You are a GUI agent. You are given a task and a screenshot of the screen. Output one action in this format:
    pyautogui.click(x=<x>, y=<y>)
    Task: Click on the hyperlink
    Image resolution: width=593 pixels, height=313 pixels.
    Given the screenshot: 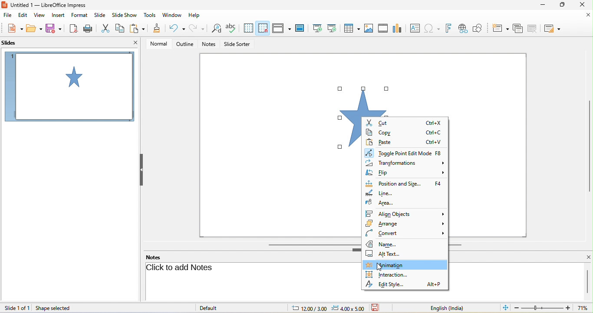 What is the action you would take?
    pyautogui.click(x=463, y=28)
    